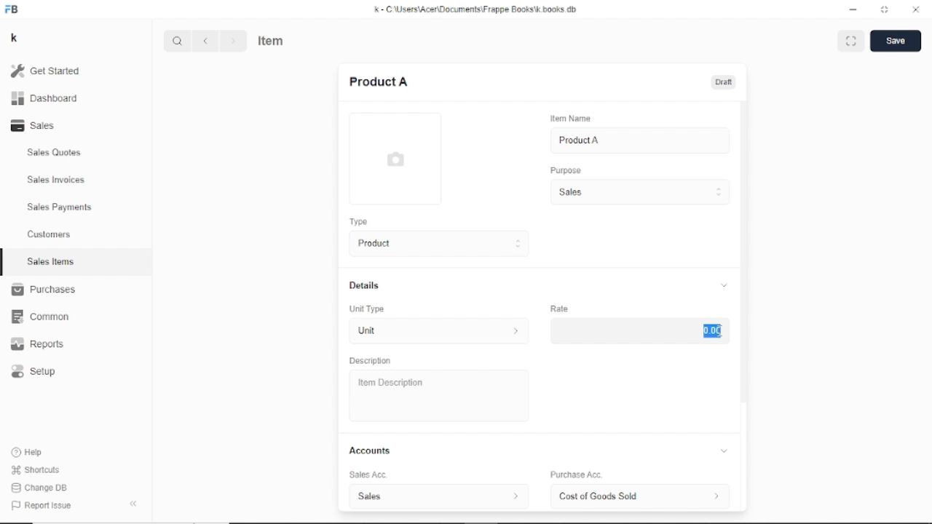 The width and height of the screenshot is (932, 524). Describe the element at coordinates (37, 125) in the screenshot. I see `Sales` at that location.